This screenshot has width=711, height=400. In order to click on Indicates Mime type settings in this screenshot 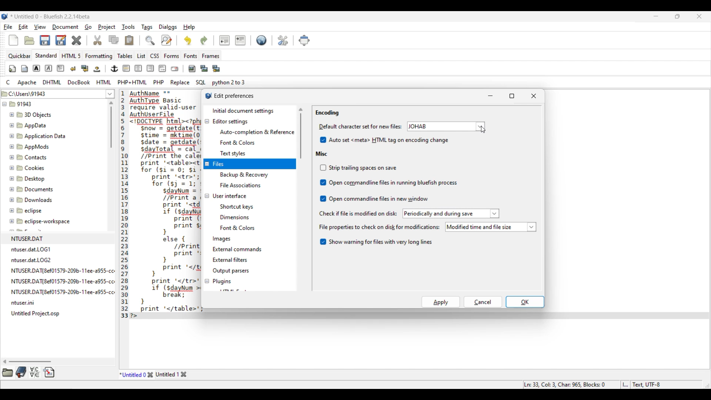, I will do `click(361, 126)`.